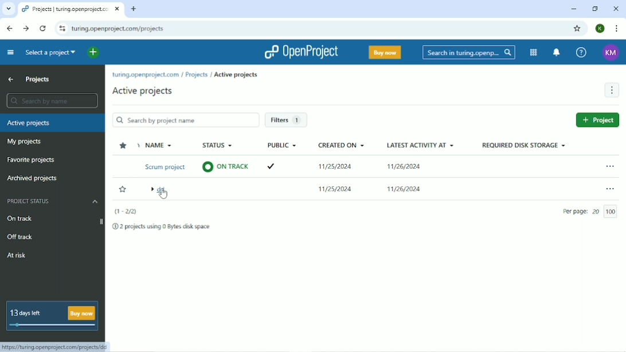 Image resolution: width=626 pixels, height=352 pixels. I want to click on Open quick add menu, so click(94, 53).